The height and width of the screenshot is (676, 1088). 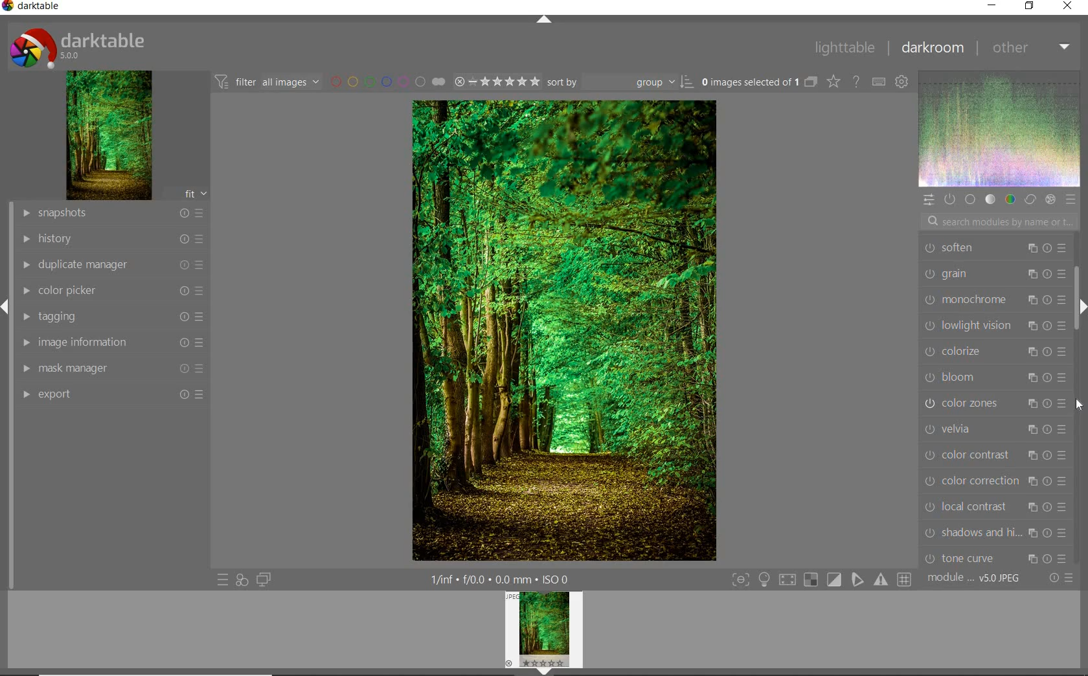 What do you see at coordinates (114, 396) in the screenshot?
I see `EFFORT` at bounding box center [114, 396].